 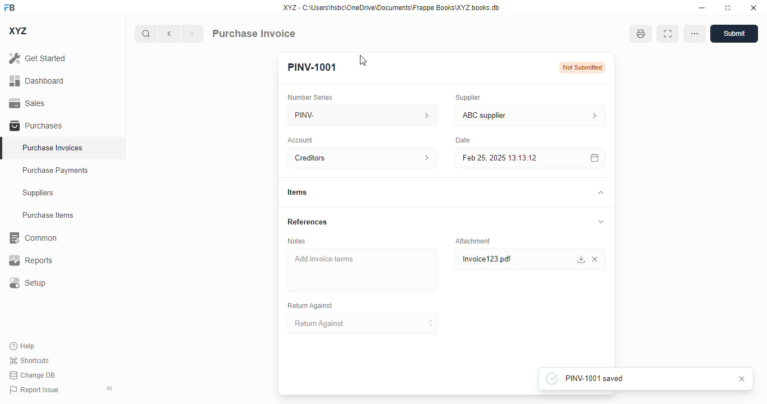 I want to click on calendar icon, so click(x=592, y=158).